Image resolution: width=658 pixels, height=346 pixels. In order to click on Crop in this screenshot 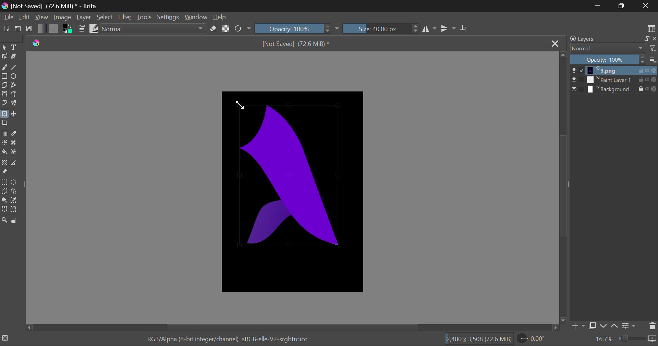, I will do `click(465, 29)`.